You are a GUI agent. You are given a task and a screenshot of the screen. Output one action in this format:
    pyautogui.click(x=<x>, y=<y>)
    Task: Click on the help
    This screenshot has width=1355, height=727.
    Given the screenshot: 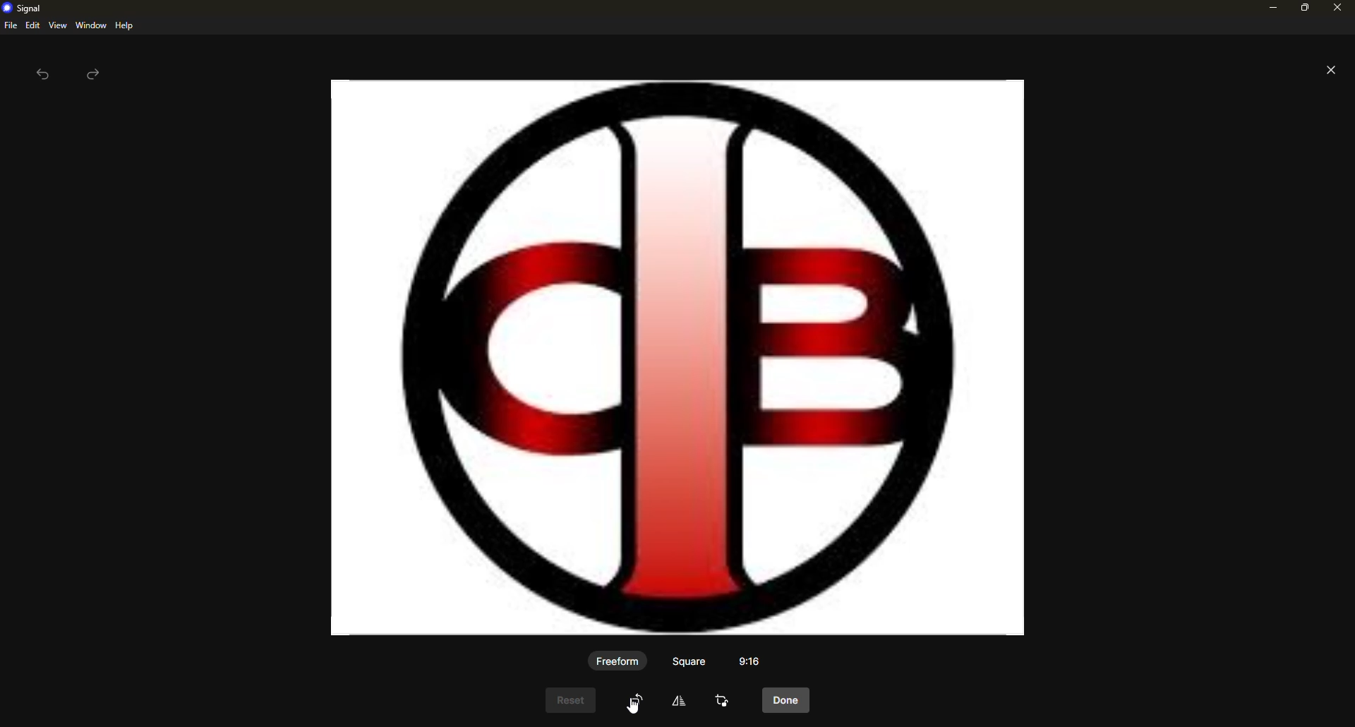 What is the action you would take?
    pyautogui.click(x=125, y=25)
    